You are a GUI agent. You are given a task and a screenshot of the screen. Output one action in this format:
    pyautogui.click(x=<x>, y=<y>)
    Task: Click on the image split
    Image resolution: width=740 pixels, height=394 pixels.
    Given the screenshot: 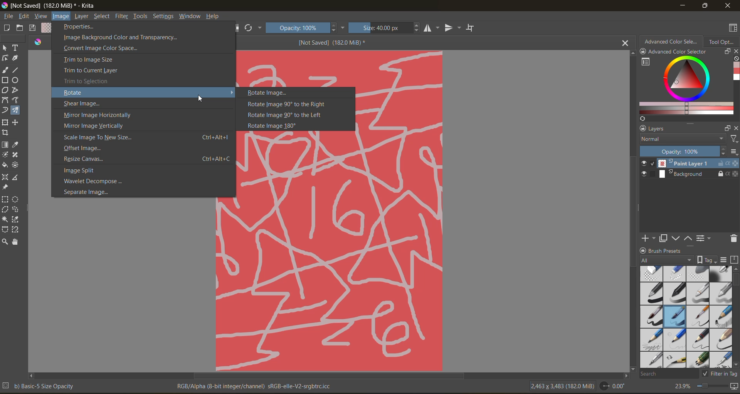 What is the action you would take?
    pyautogui.click(x=88, y=171)
    